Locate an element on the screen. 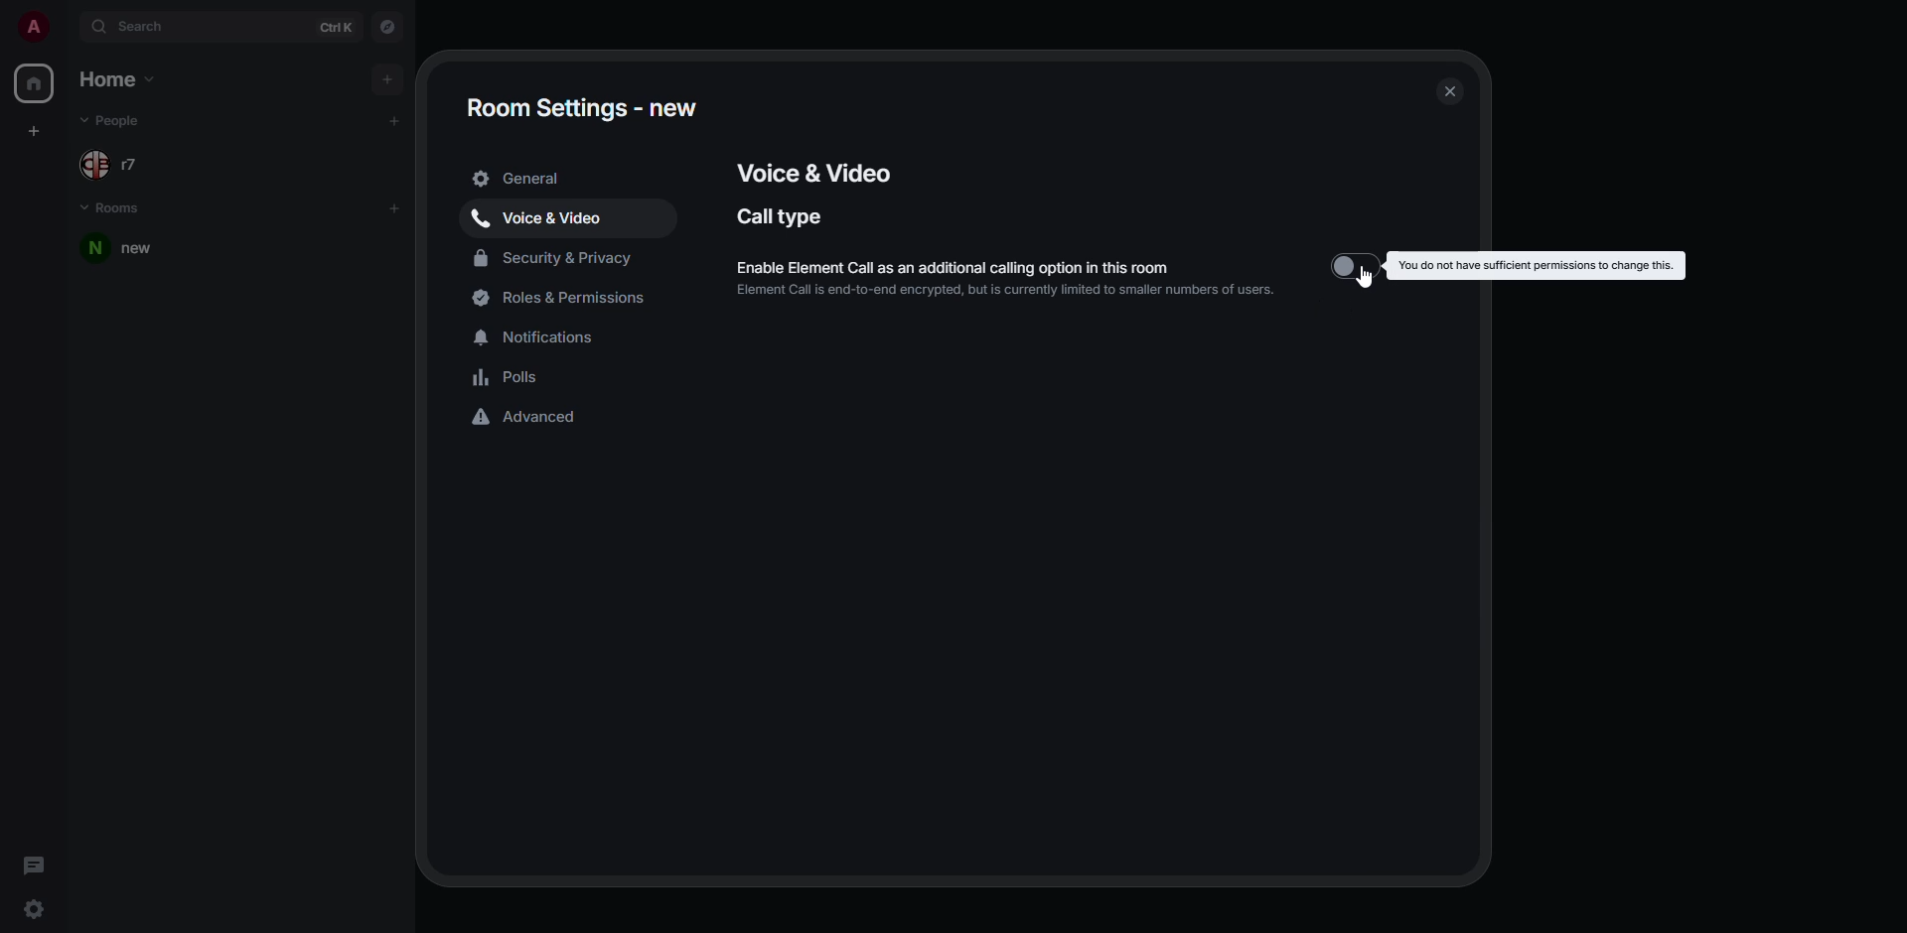 The image size is (1907, 933). room settings - new  is located at coordinates (581, 107).